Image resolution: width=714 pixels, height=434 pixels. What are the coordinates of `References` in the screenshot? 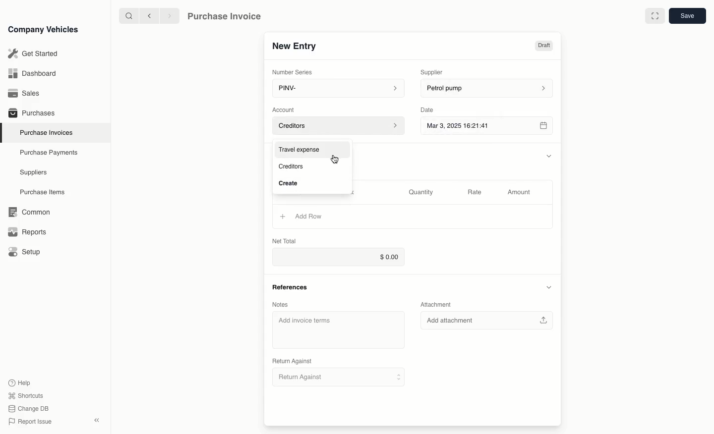 It's located at (290, 288).